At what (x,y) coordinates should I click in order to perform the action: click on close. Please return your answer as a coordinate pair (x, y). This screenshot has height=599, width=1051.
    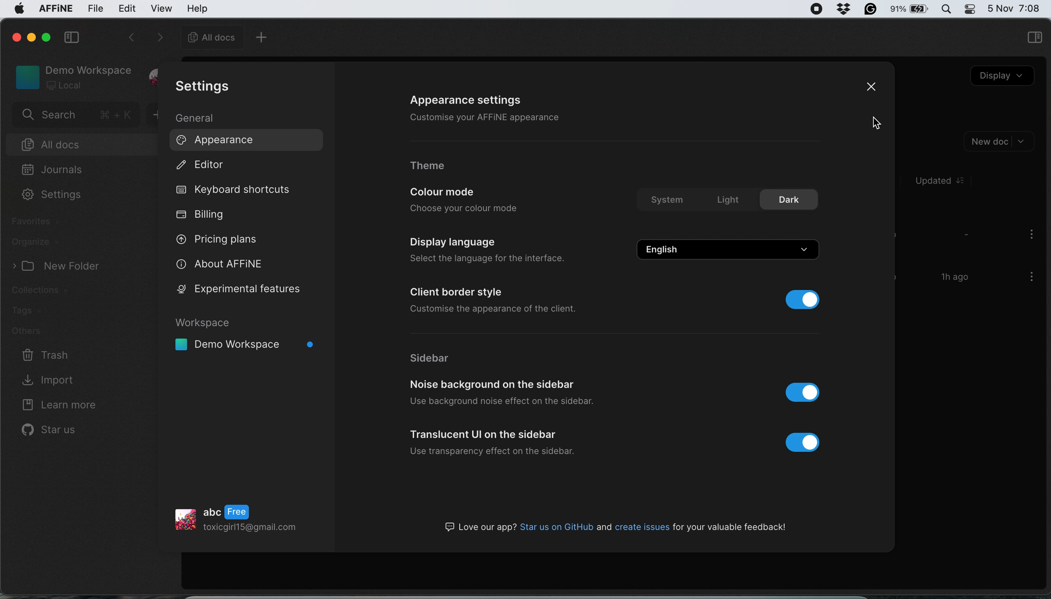
    Looking at the image, I should click on (15, 37).